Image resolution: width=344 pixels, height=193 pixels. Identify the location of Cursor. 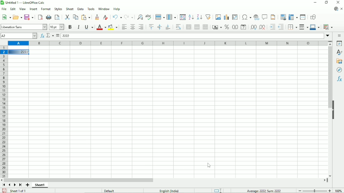
(209, 165).